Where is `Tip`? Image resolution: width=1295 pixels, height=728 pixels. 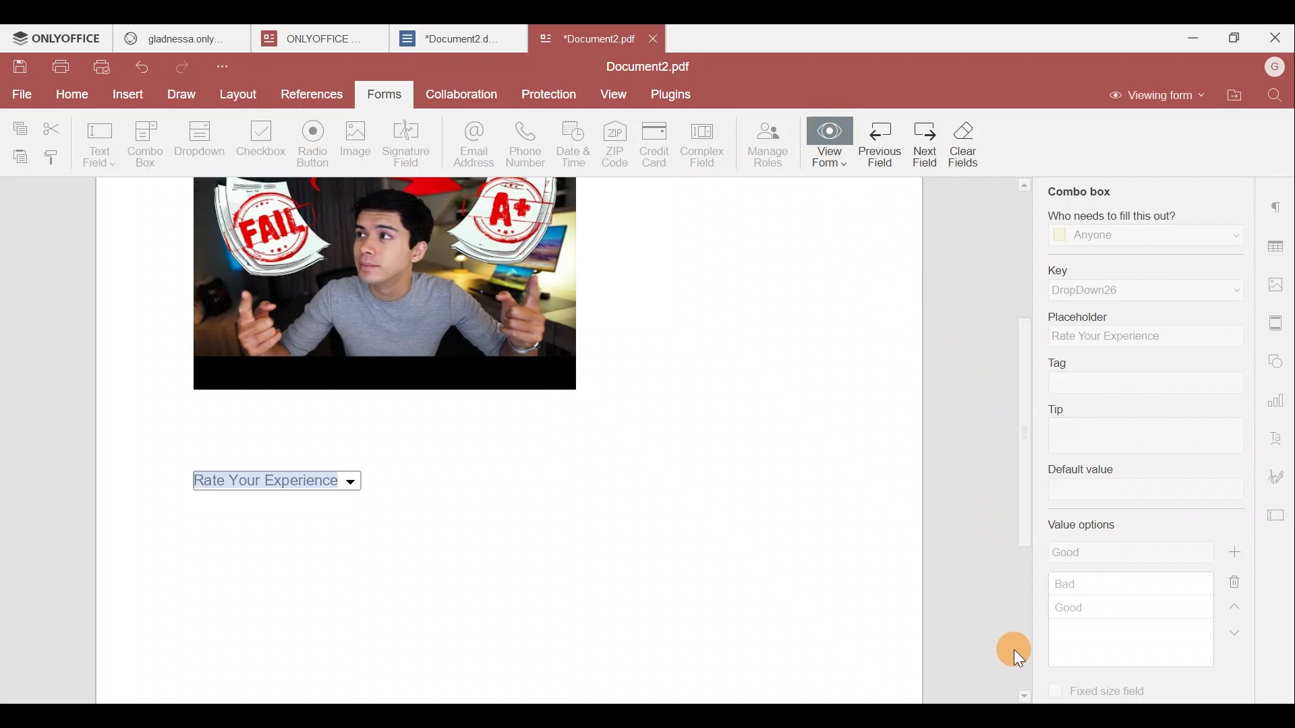
Tip is located at coordinates (1147, 426).